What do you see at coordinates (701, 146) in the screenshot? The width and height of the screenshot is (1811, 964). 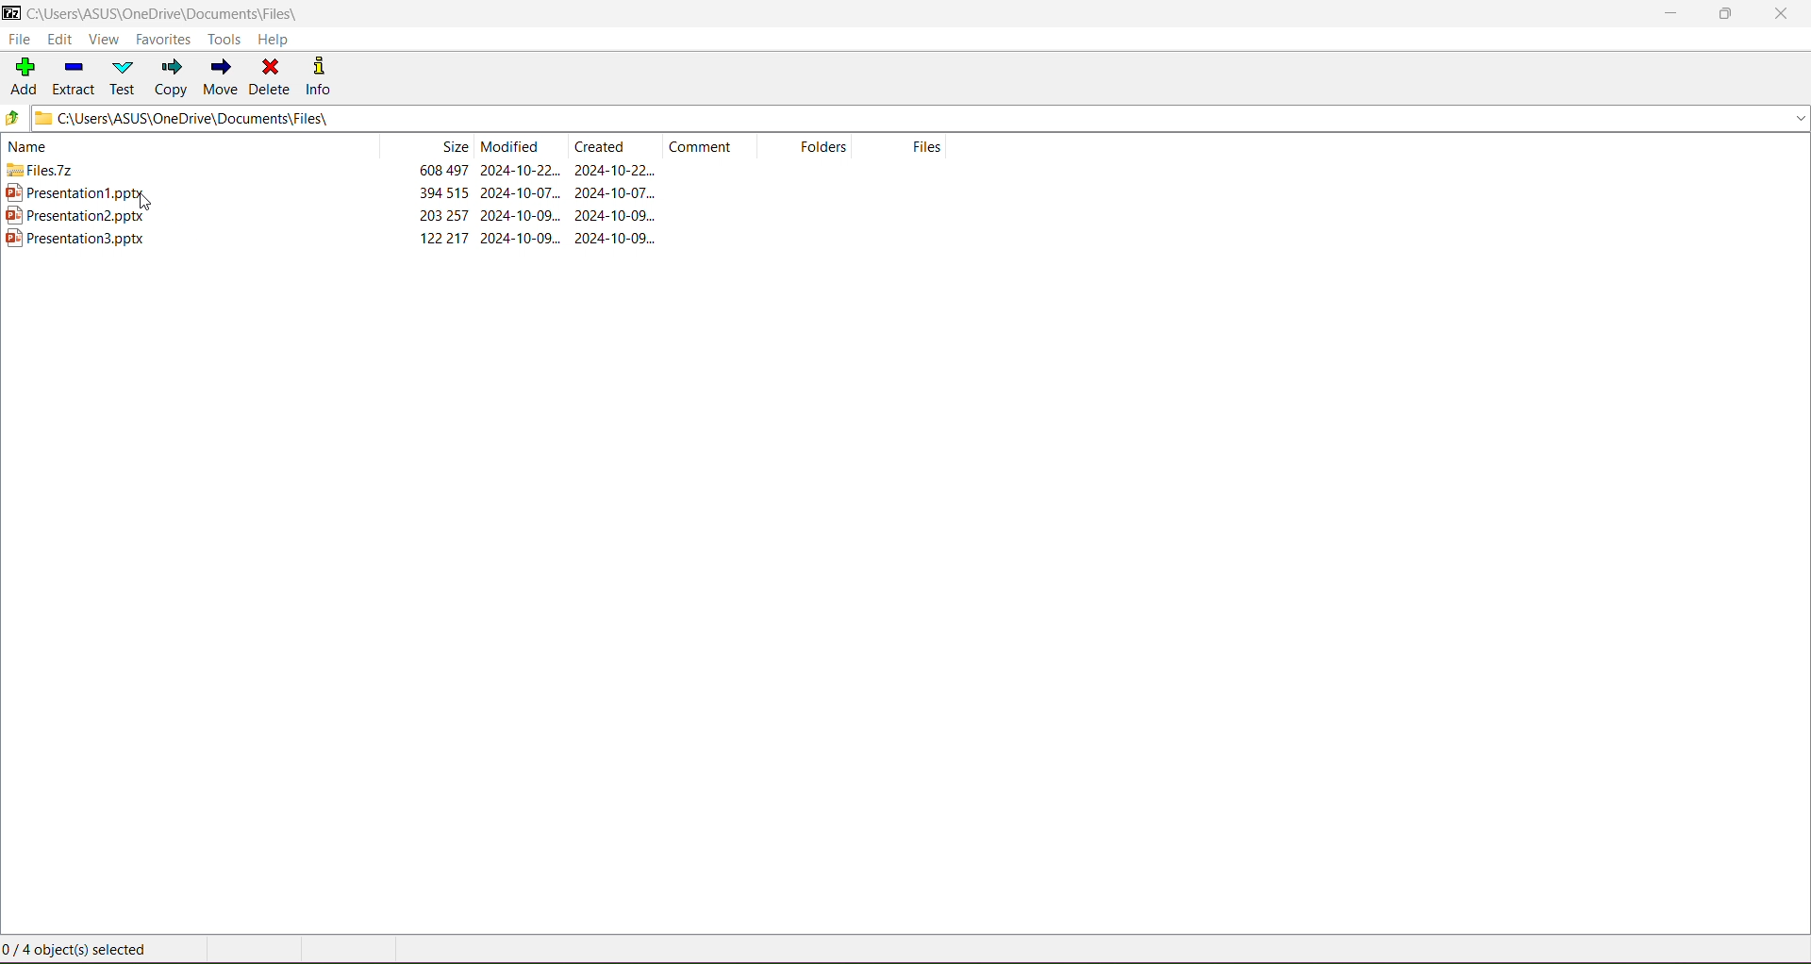 I see `comment` at bounding box center [701, 146].